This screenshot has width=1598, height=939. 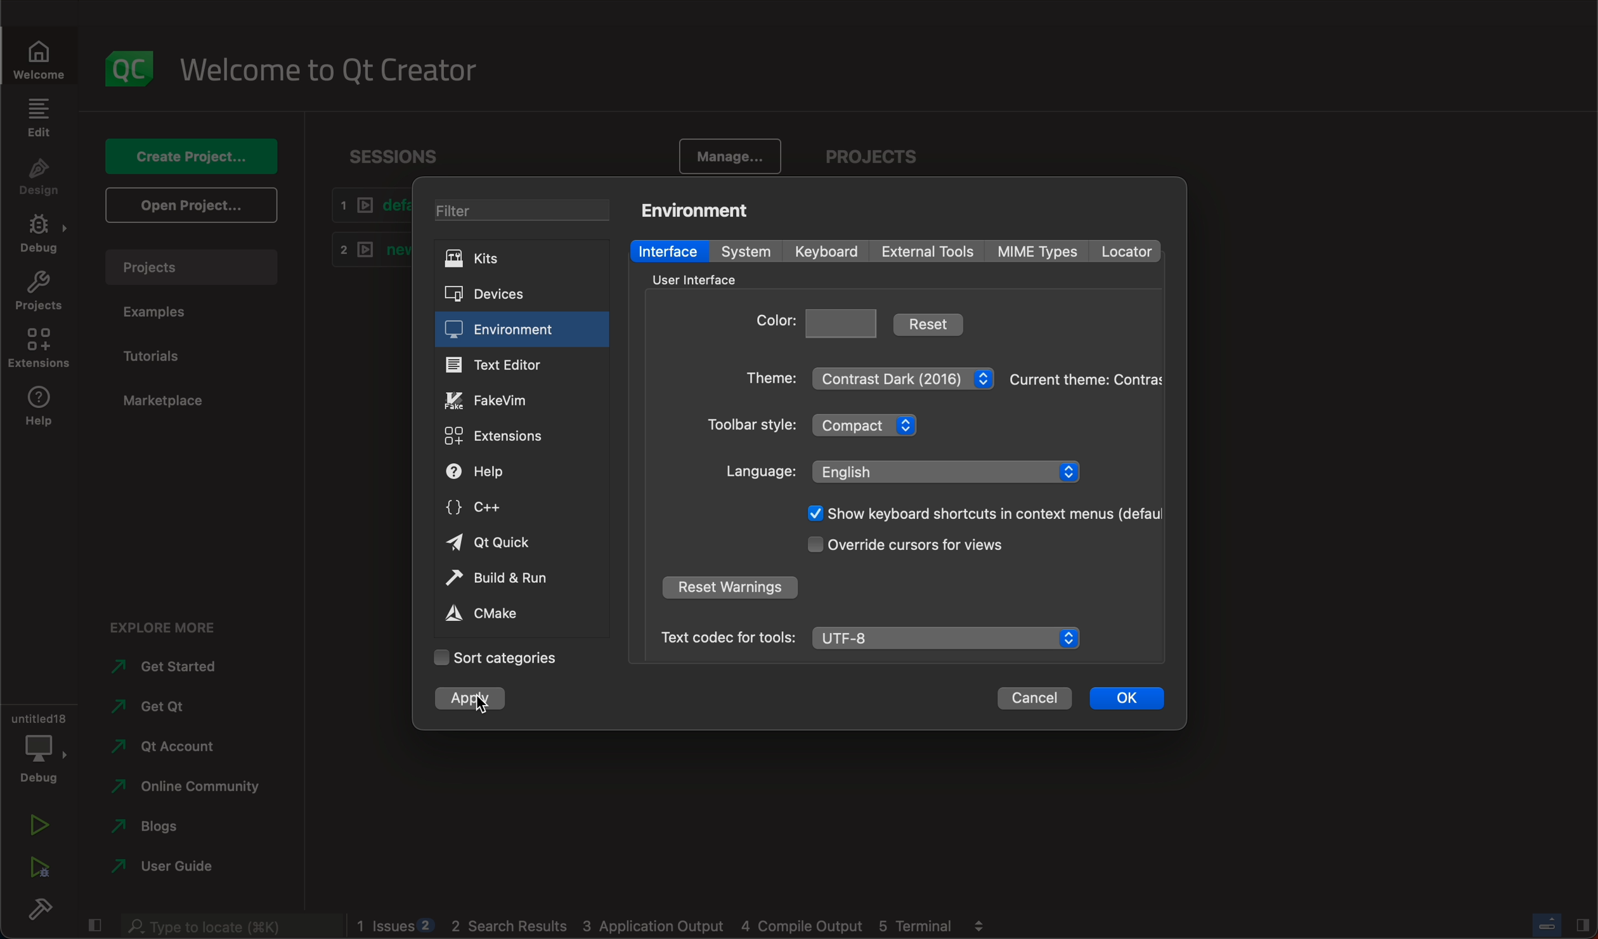 I want to click on design, so click(x=39, y=179).